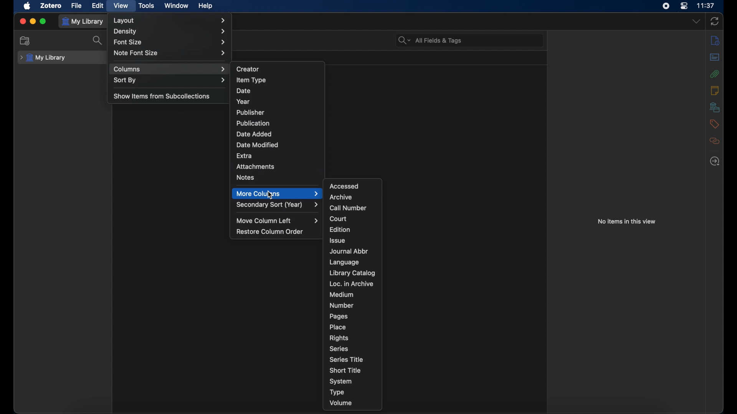 Image resolution: width=737 pixels, height=414 pixels. I want to click on date, so click(243, 91).